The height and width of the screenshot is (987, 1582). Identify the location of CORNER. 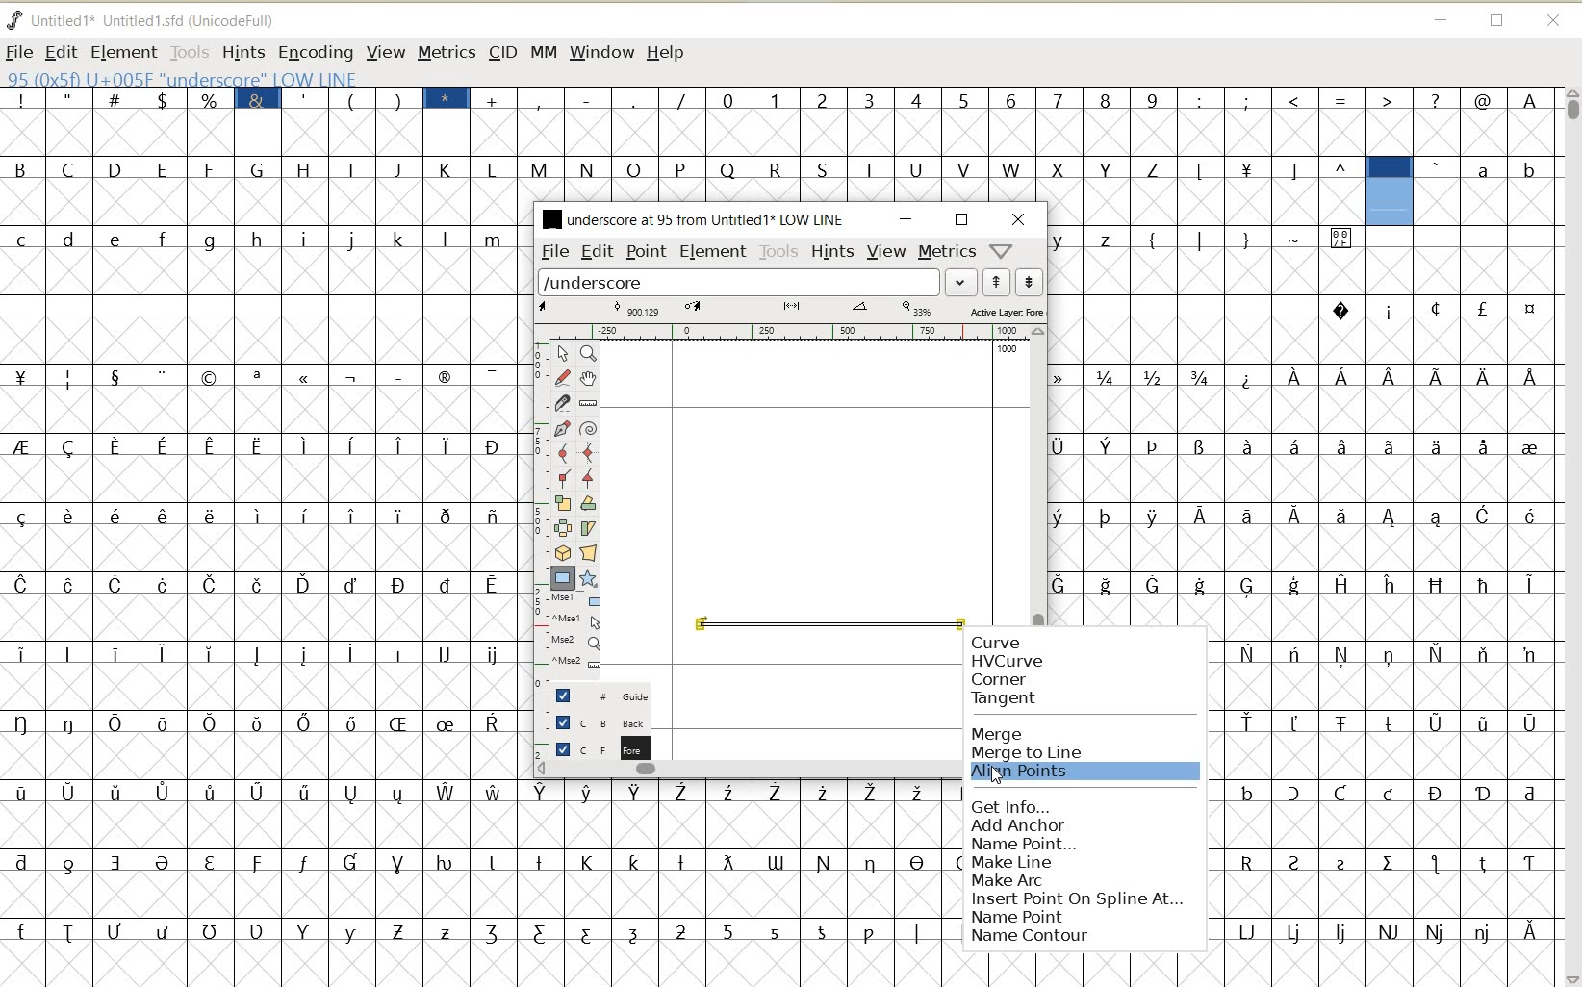
(999, 680).